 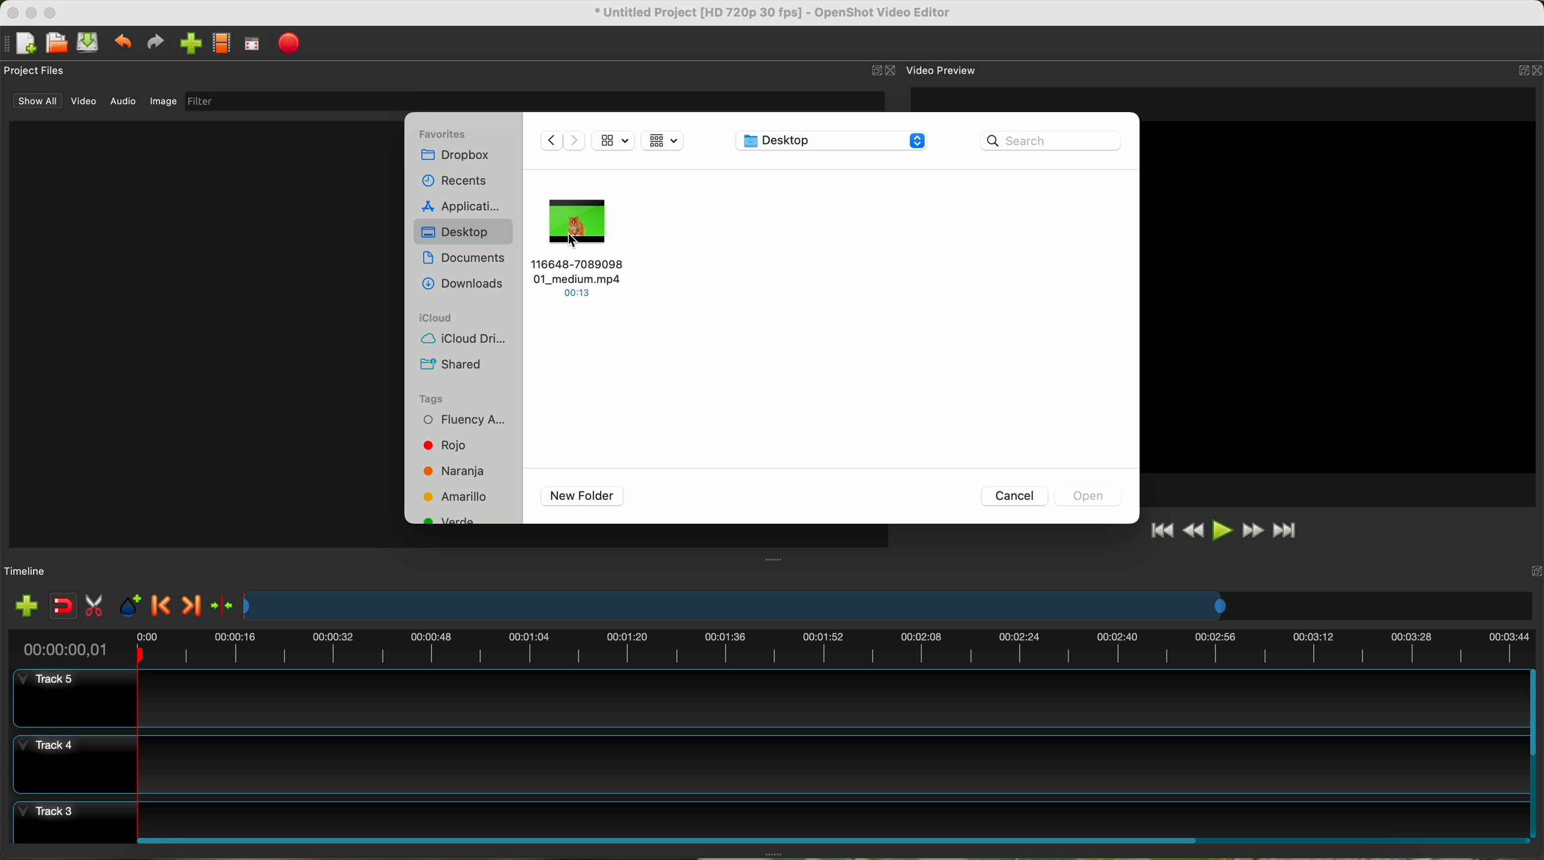 What do you see at coordinates (122, 41) in the screenshot?
I see `undo` at bounding box center [122, 41].